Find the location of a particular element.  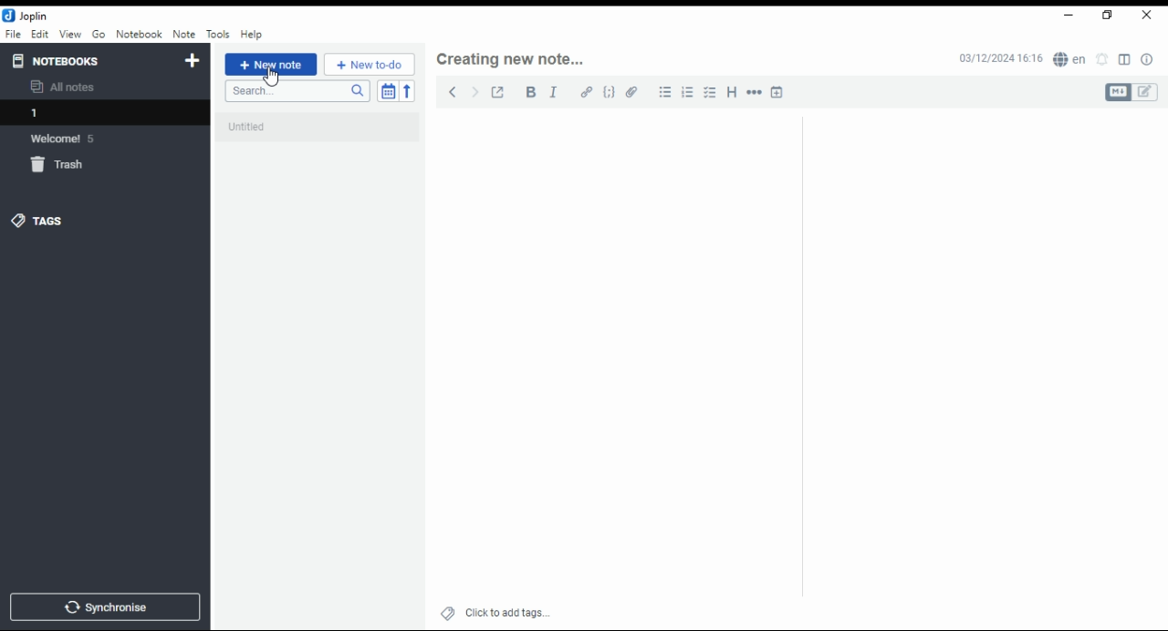

restore is located at coordinates (1110, 16).